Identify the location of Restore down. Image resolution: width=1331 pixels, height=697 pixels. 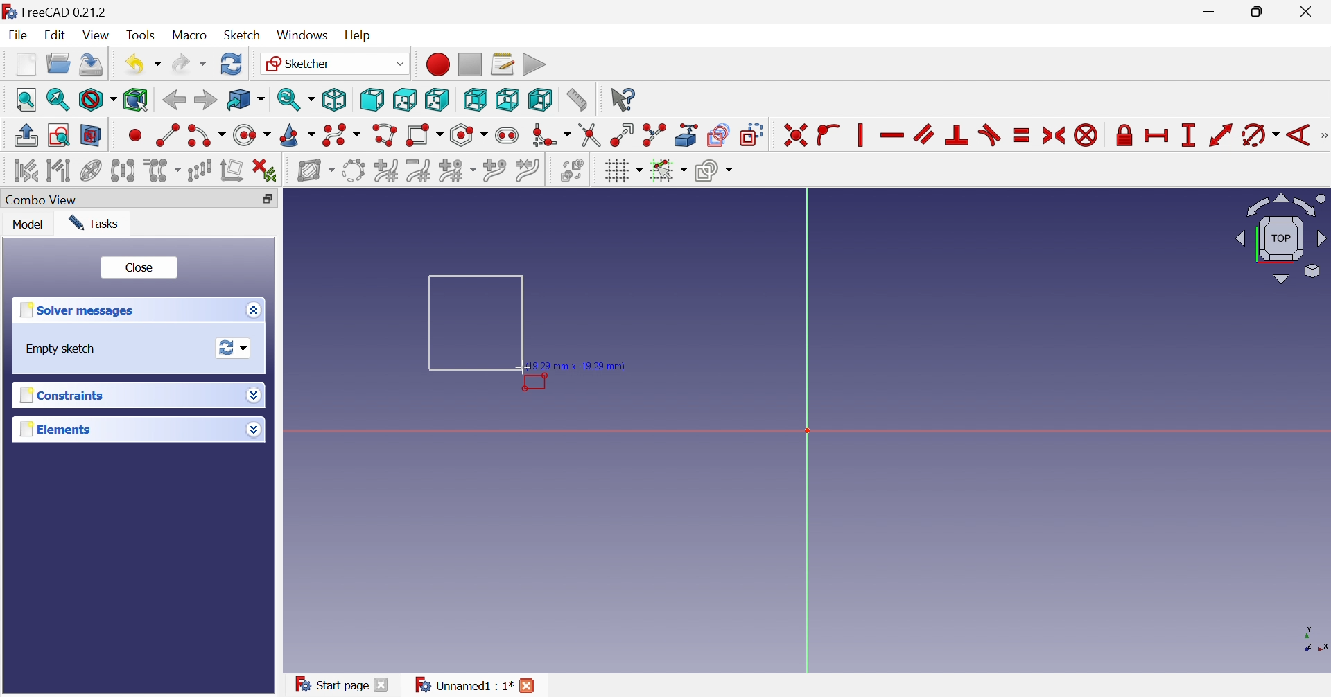
(268, 200).